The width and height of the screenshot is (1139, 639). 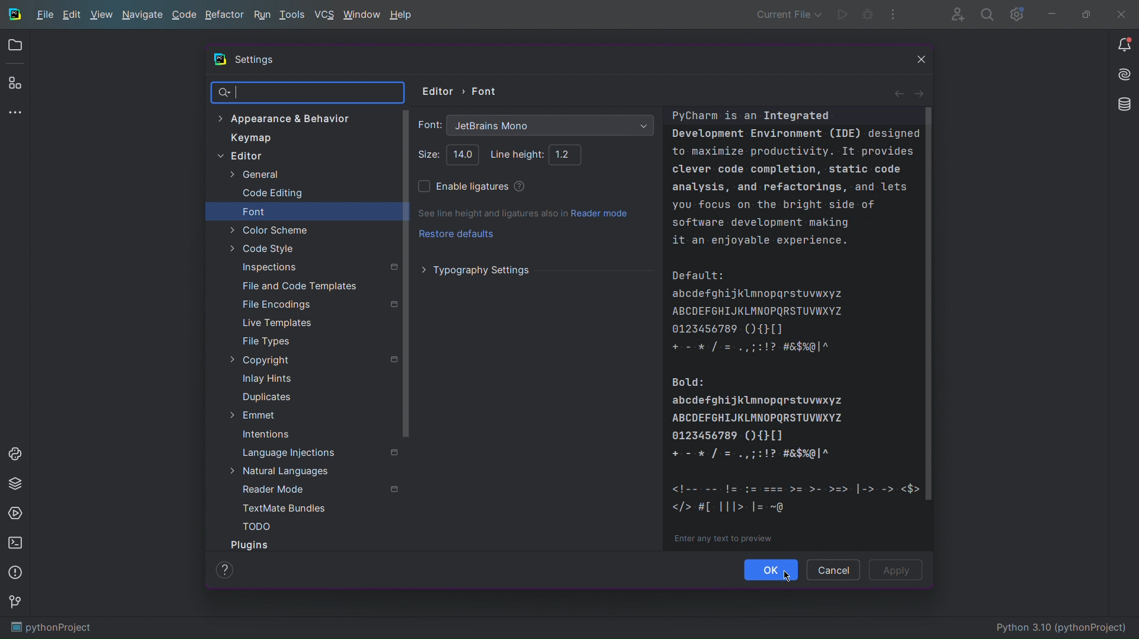 I want to click on Code Style, so click(x=264, y=247).